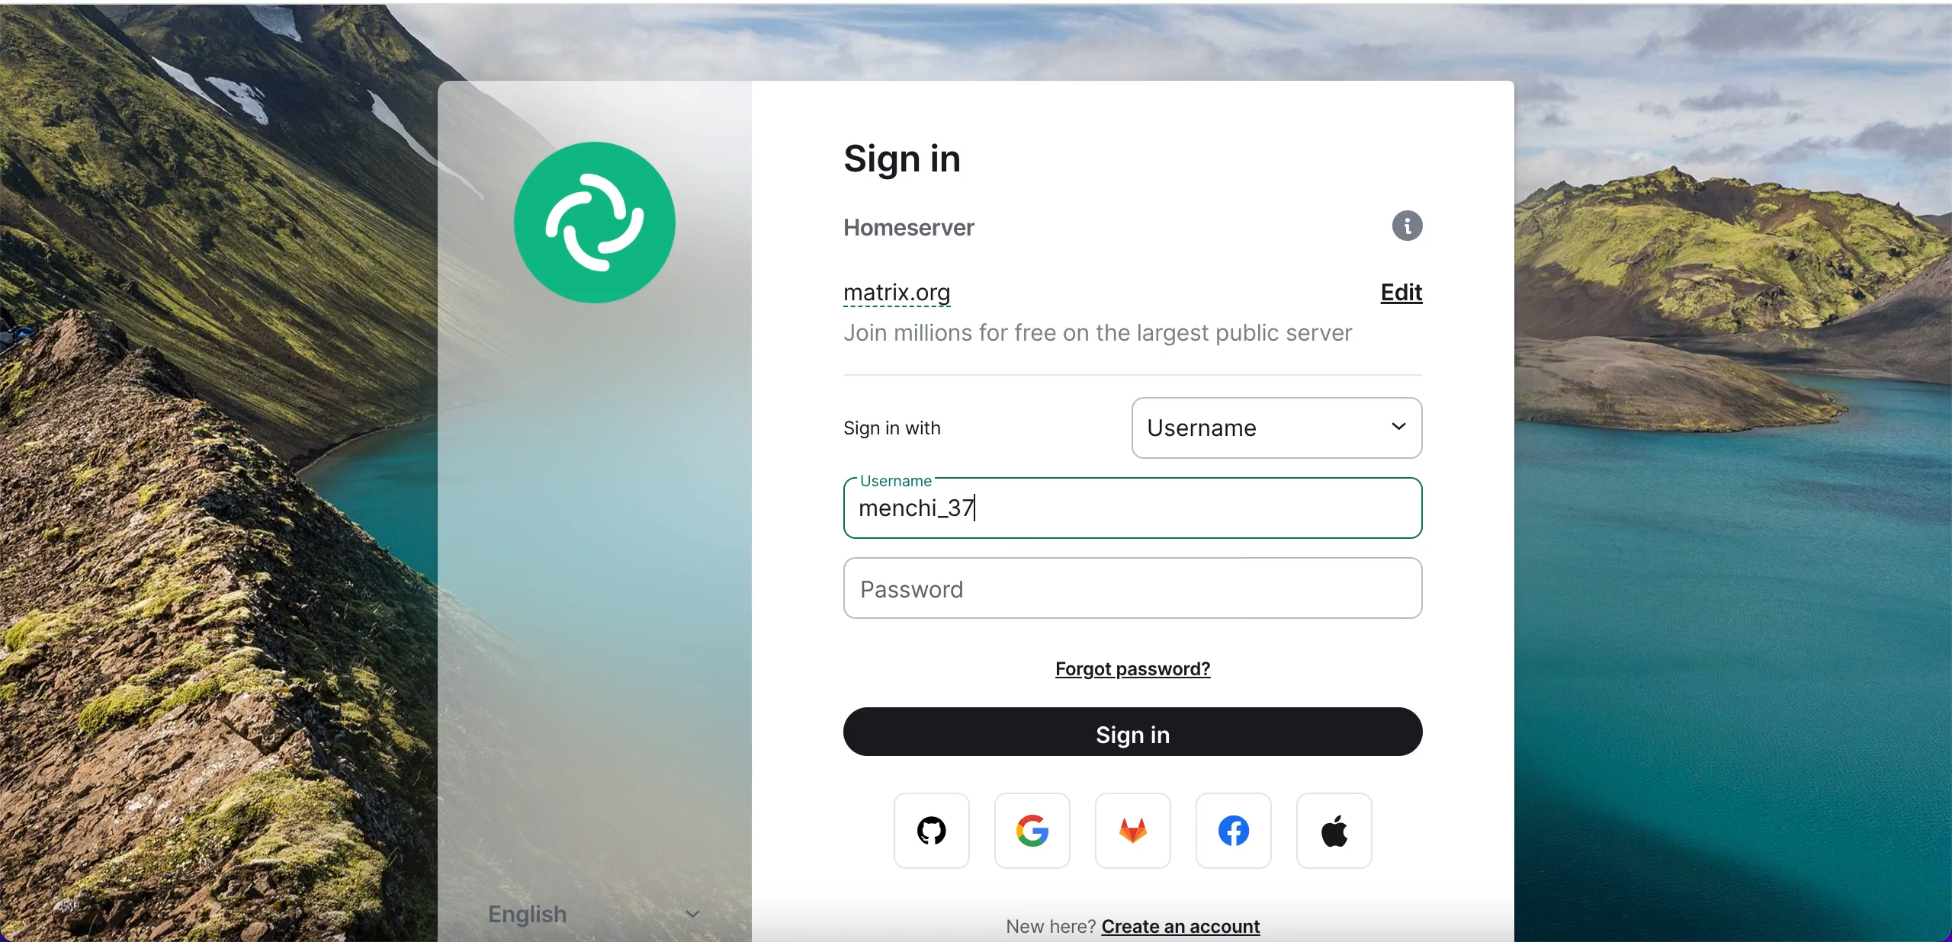 This screenshot has height=942, width=1952. Describe the element at coordinates (1041, 924) in the screenshot. I see `new here?` at that location.